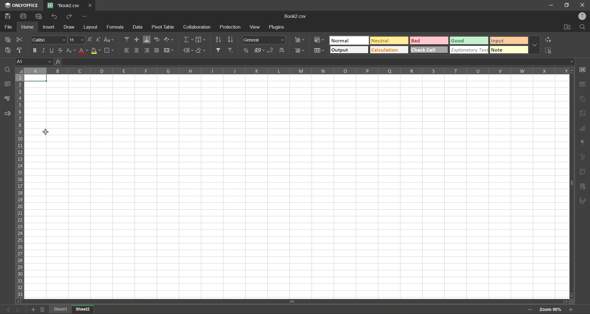 This screenshot has width=590, height=314. I want to click on underline, so click(52, 51).